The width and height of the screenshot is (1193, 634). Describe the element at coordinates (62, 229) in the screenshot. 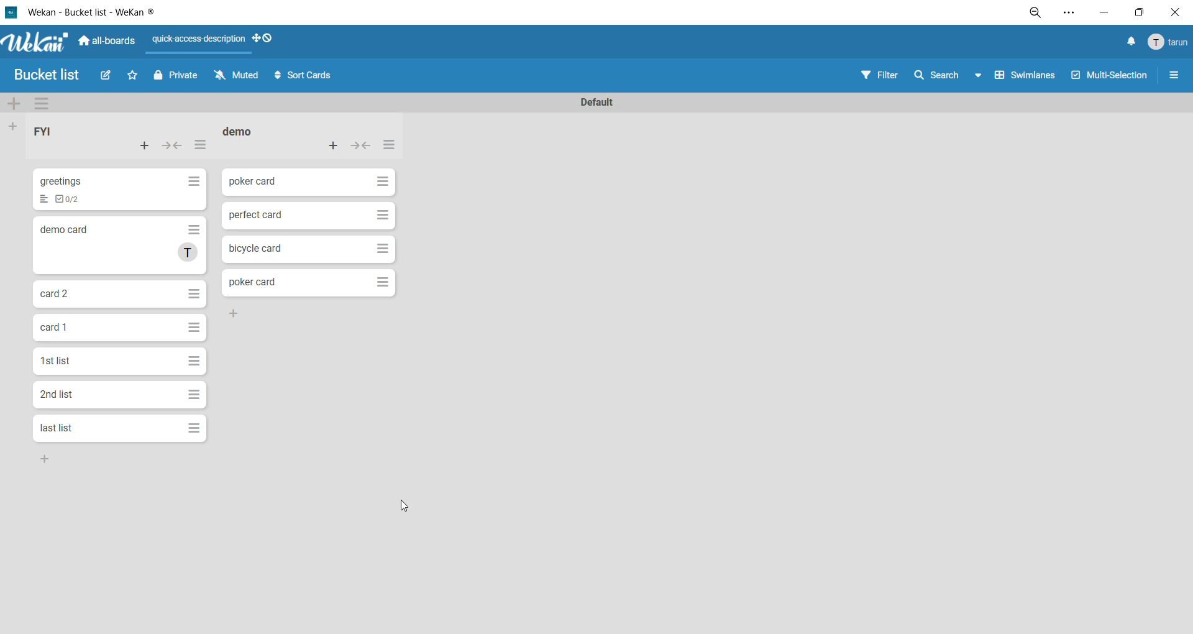

I see `demo card` at that location.